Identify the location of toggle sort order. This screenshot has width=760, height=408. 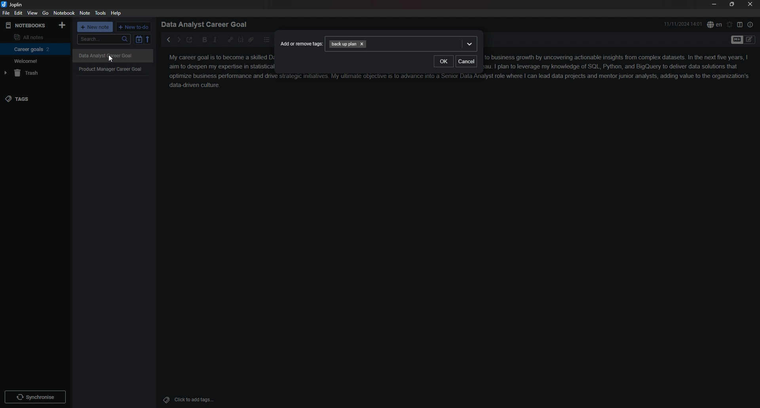
(139, 39).